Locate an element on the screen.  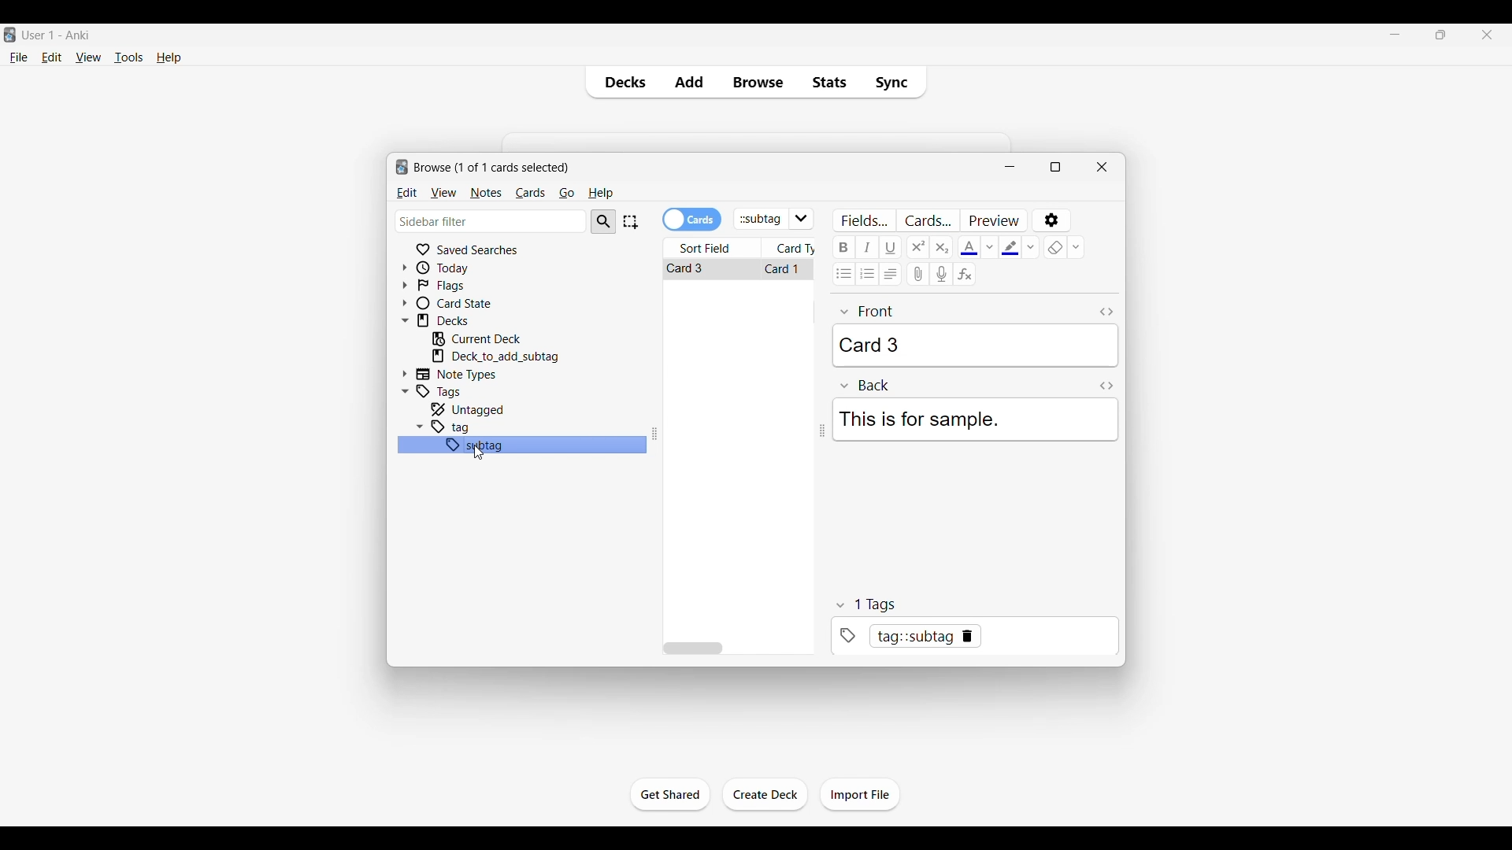
Customize fields is located at coordinates (865, 220).